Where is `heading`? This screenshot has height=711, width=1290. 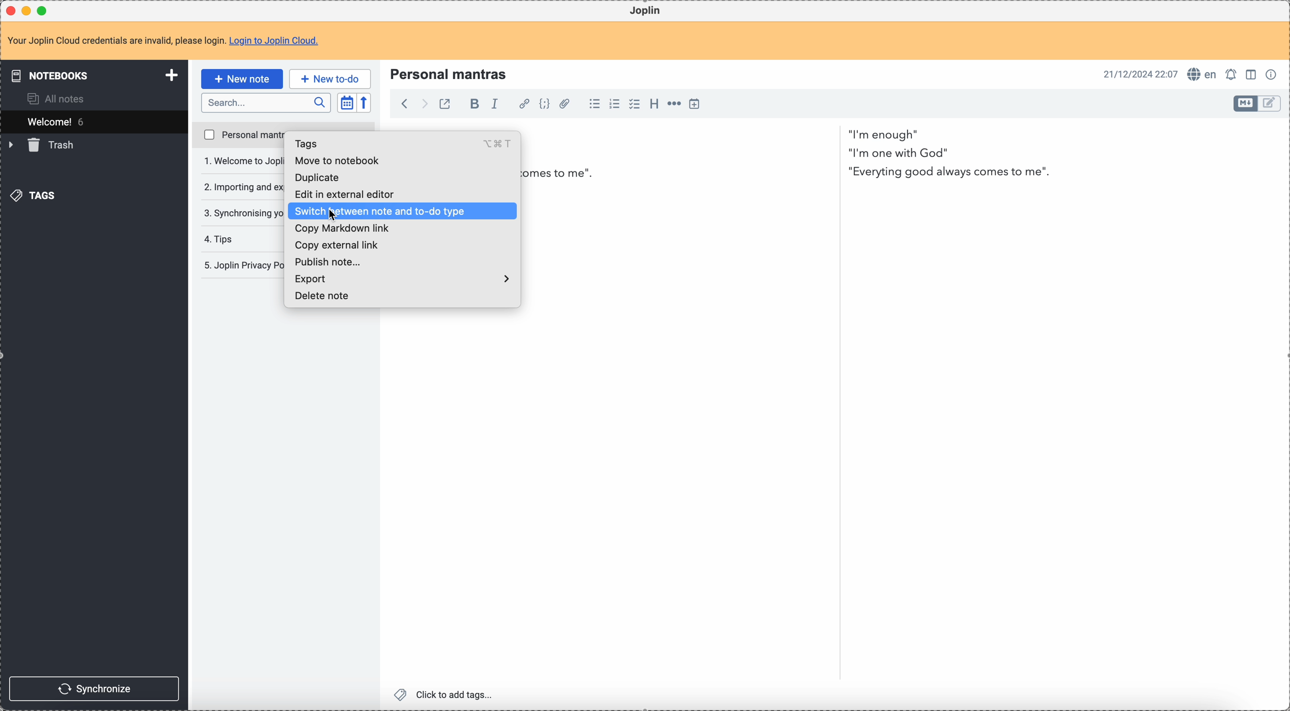
heading is located at coordinates (655, 104).